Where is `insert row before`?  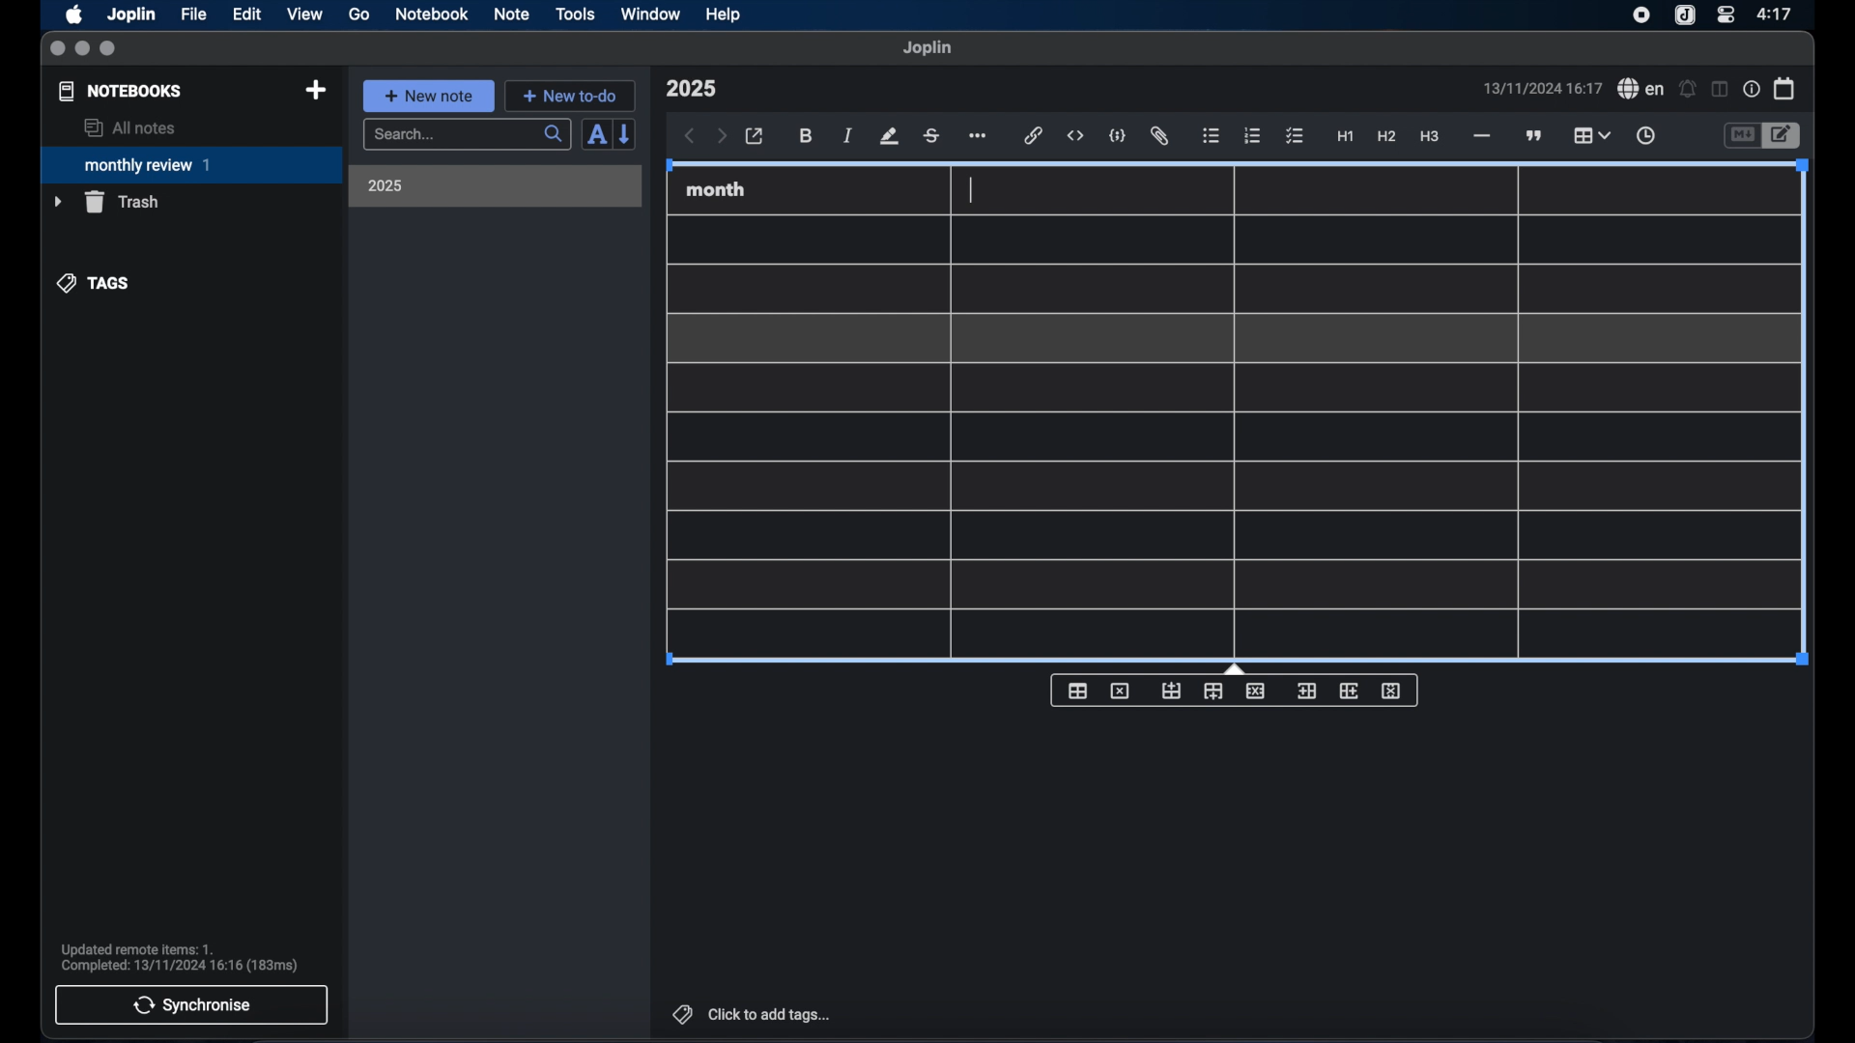
insert row before is located at coordinates (1172, 691).